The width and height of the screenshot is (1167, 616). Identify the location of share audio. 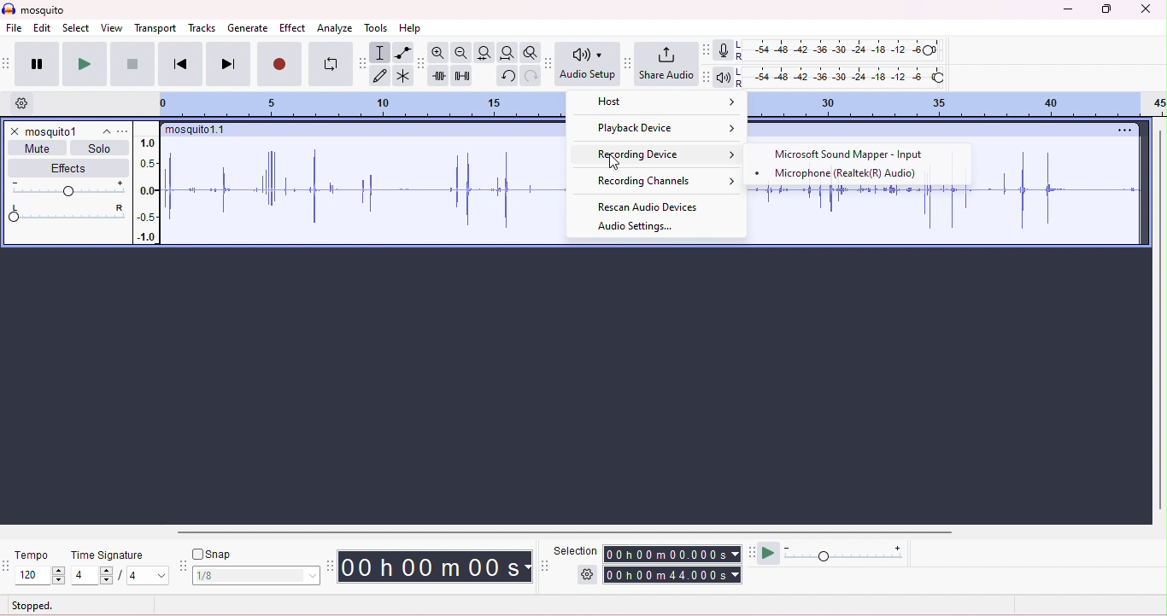
(666, 62).